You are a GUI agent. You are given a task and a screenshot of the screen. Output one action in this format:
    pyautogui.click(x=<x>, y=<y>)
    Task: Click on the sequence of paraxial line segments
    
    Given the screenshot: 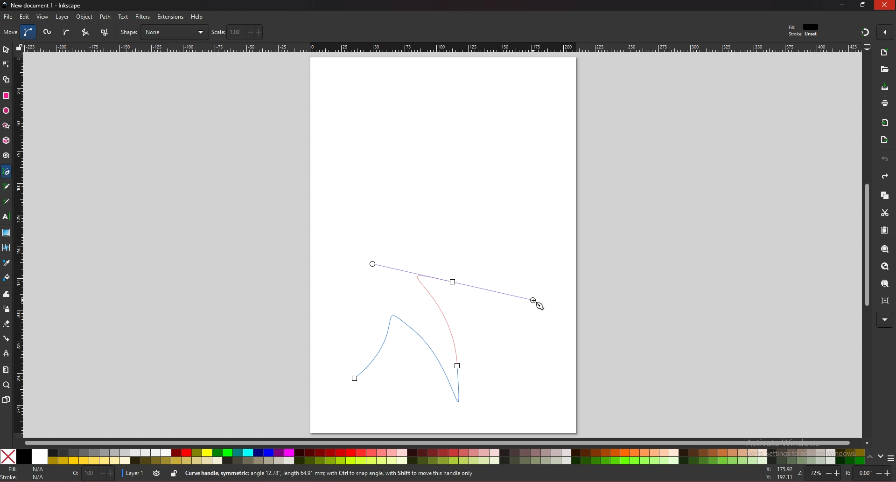 What is the action you would take?
    pyautogui.click(x=106, y=33)
    